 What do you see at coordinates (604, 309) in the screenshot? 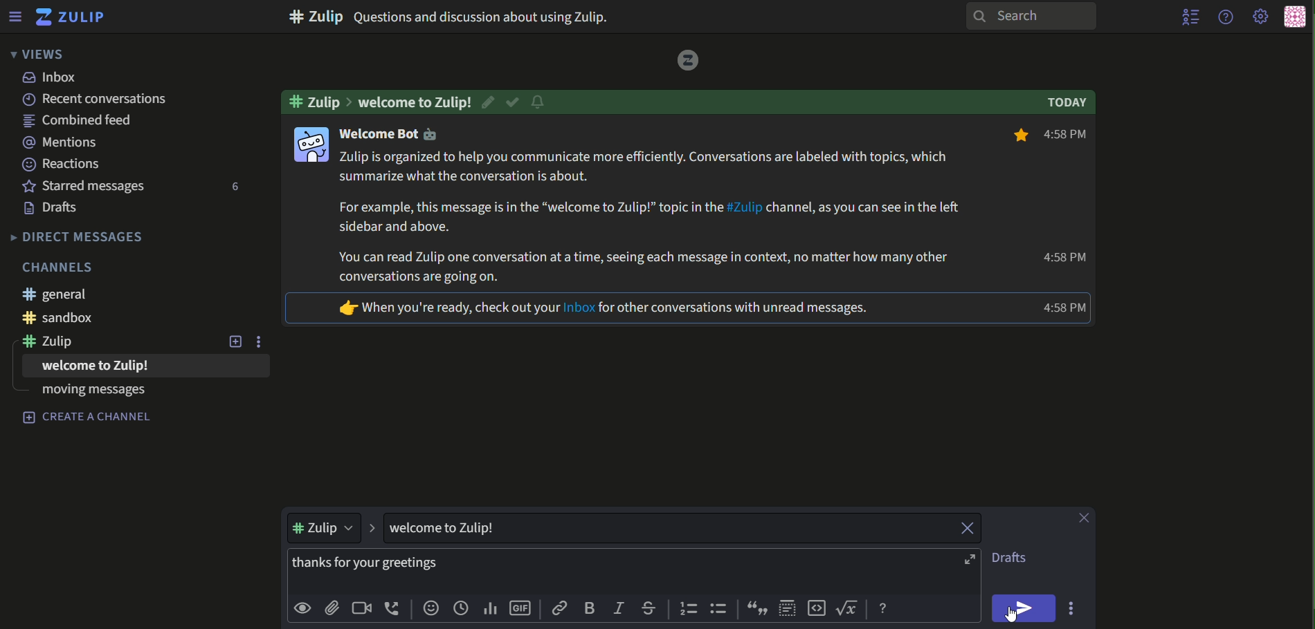
I see `text` at bounding box center [604, 309].